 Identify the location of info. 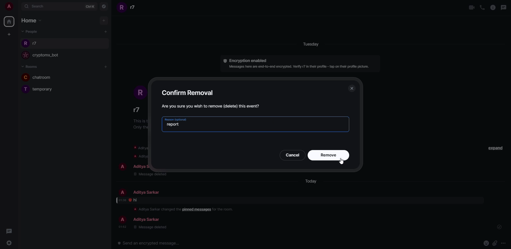
(155, 209).